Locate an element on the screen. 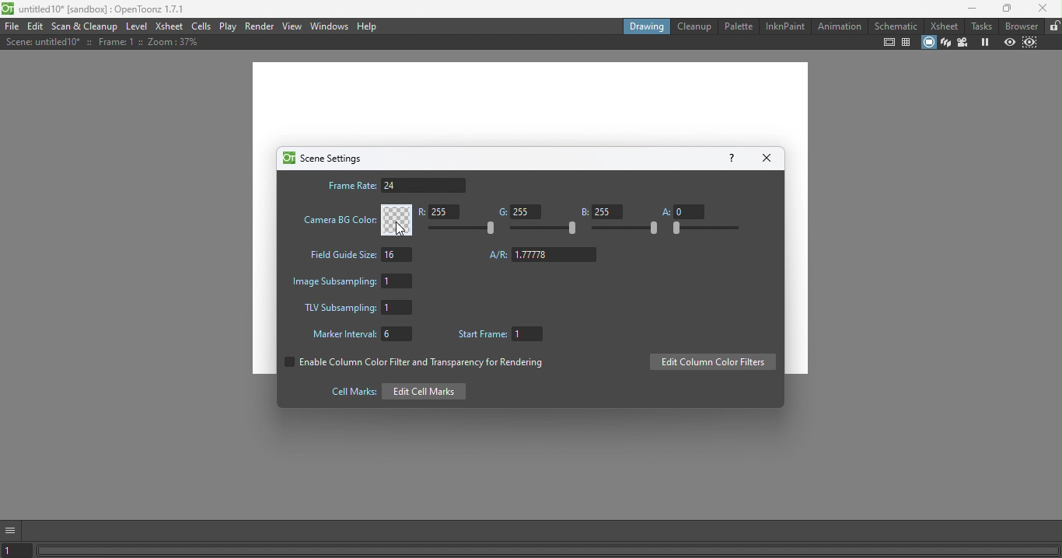  Slide bar is located at coordinates (544, 229).